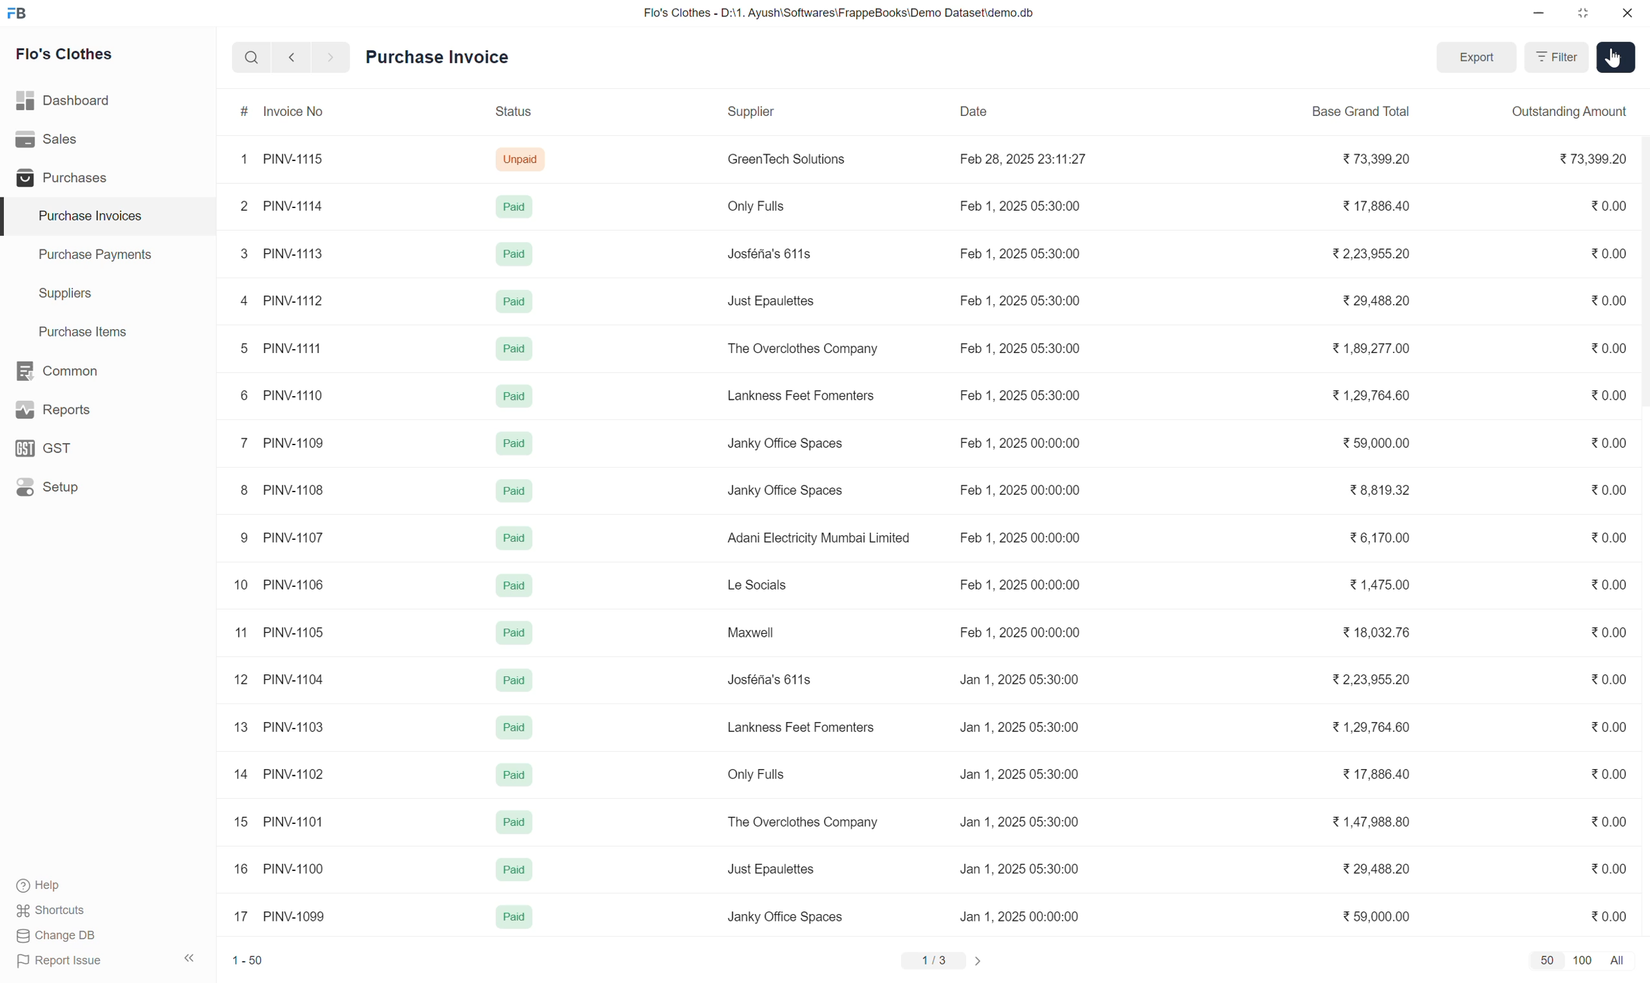 Image resolution: width=1650 pixels, height=983 pixels. I want to click on Feb 1, 2025 05:30:00, so click(1024, 252).